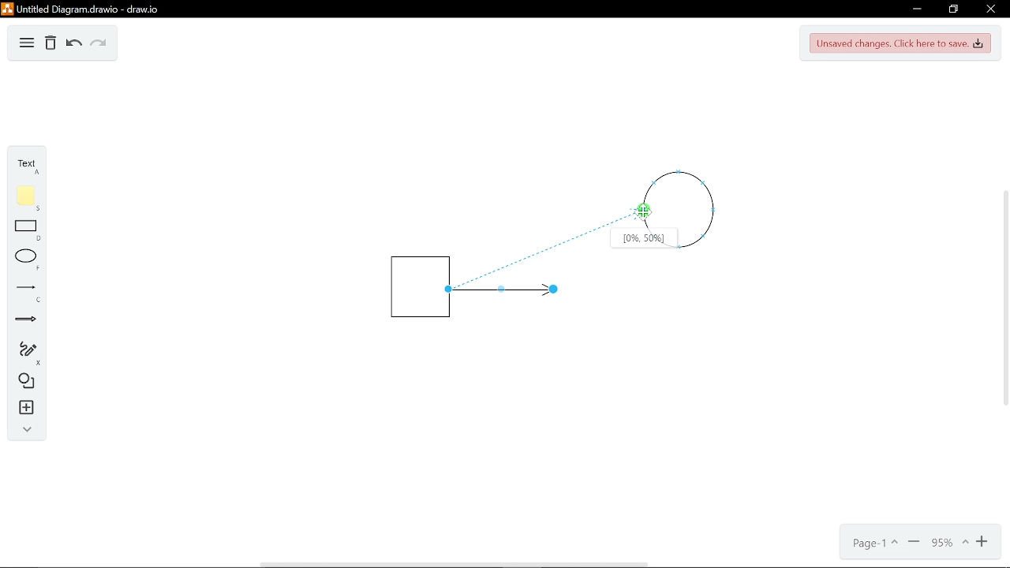 The image size is (1010, 568). Describe the element at coordinates (507, 296) in the screenshot. I see `Line arrow insterted` at that location.